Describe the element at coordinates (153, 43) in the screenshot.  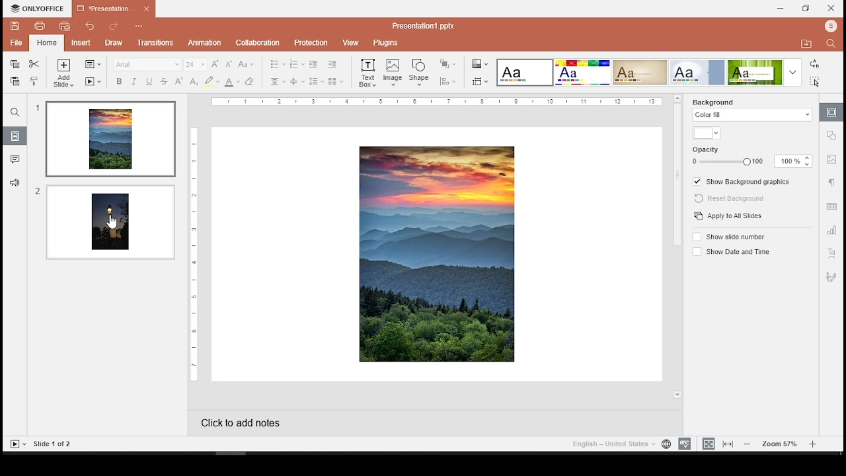
I see `transition` at that location.